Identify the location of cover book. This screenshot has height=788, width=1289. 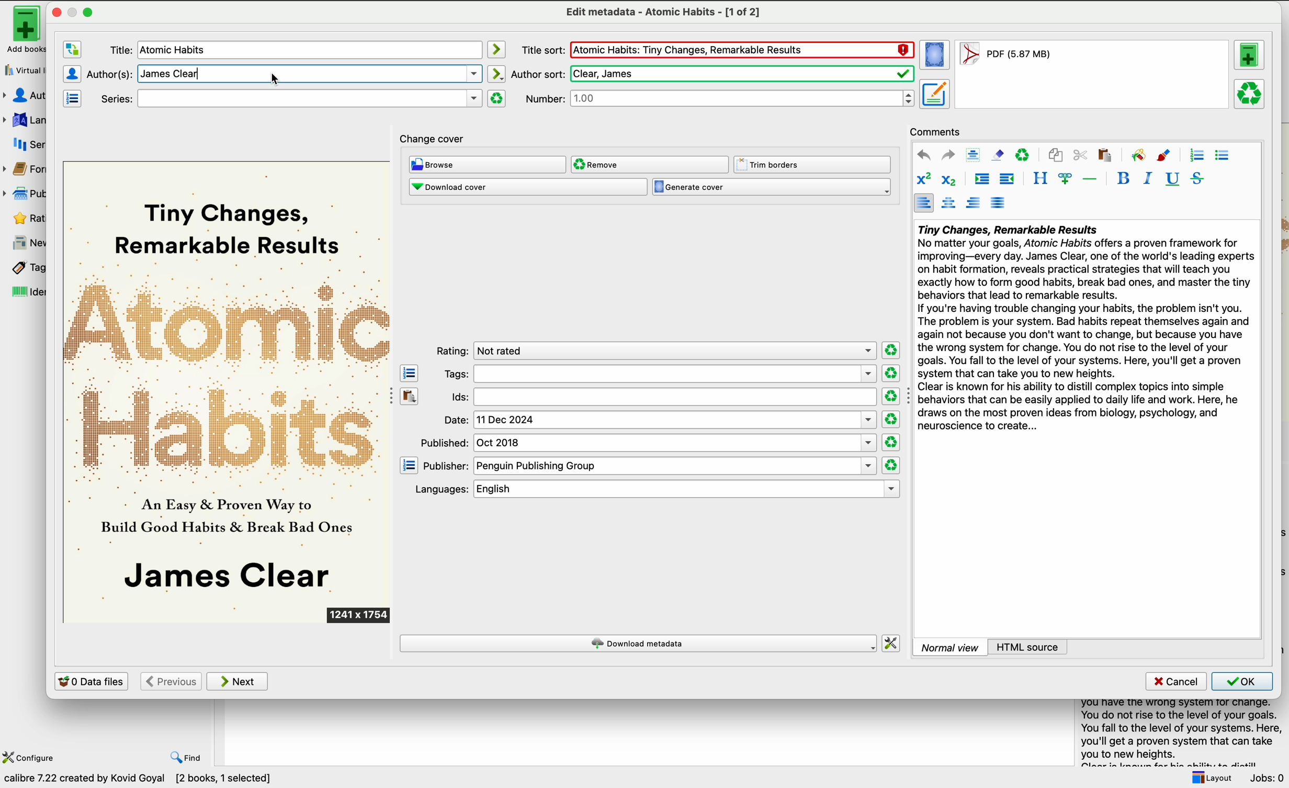
(228, 392).